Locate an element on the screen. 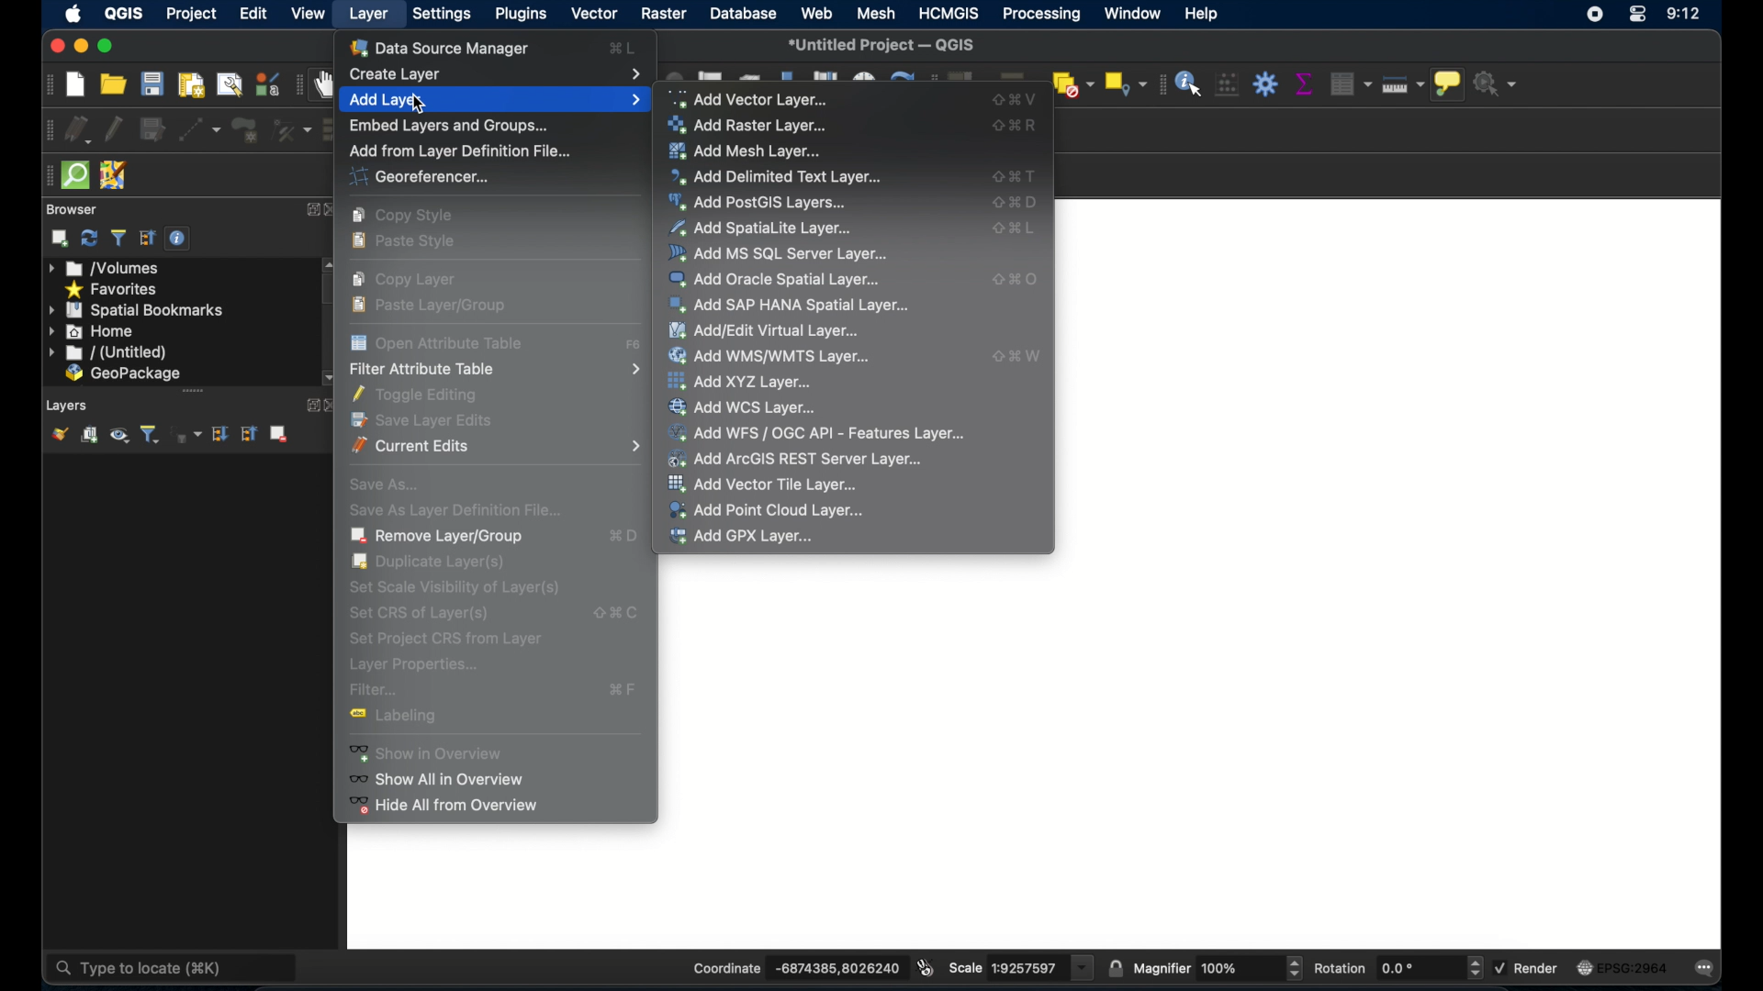 The width and height of the screenshot is (1763, 991). Current Edits is located at coordinates (496, 448).